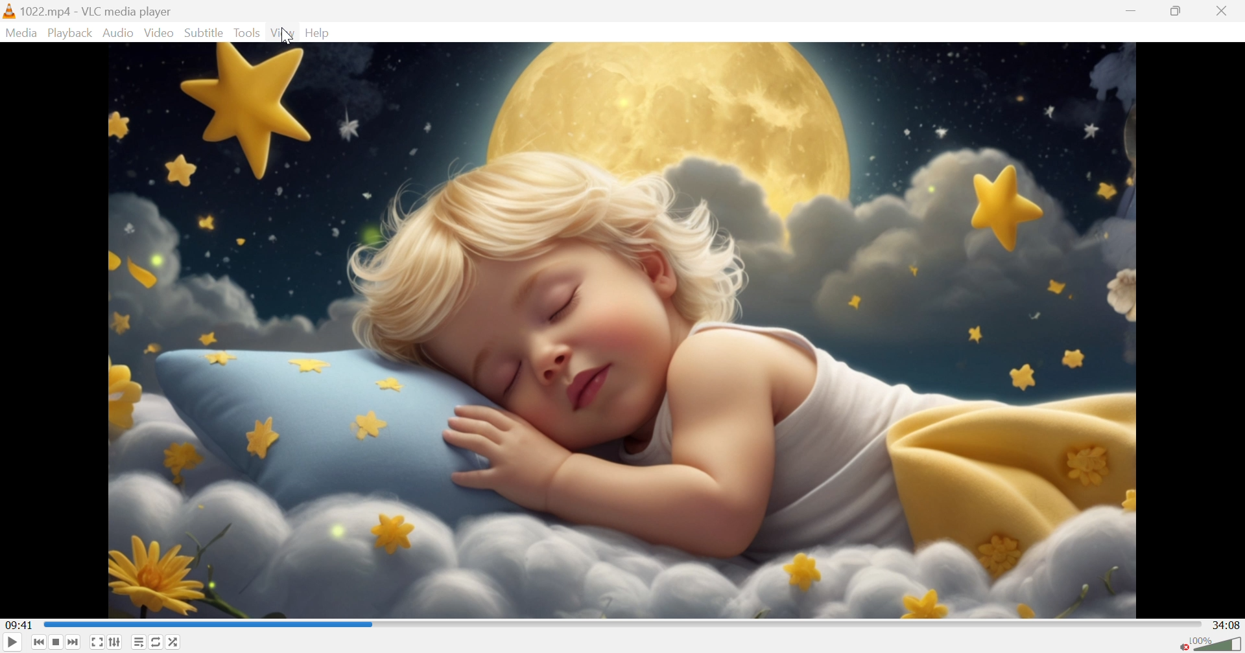 This screenshot has height=653, width=1245. I want to click on Show extended settings, so click(117, 642).